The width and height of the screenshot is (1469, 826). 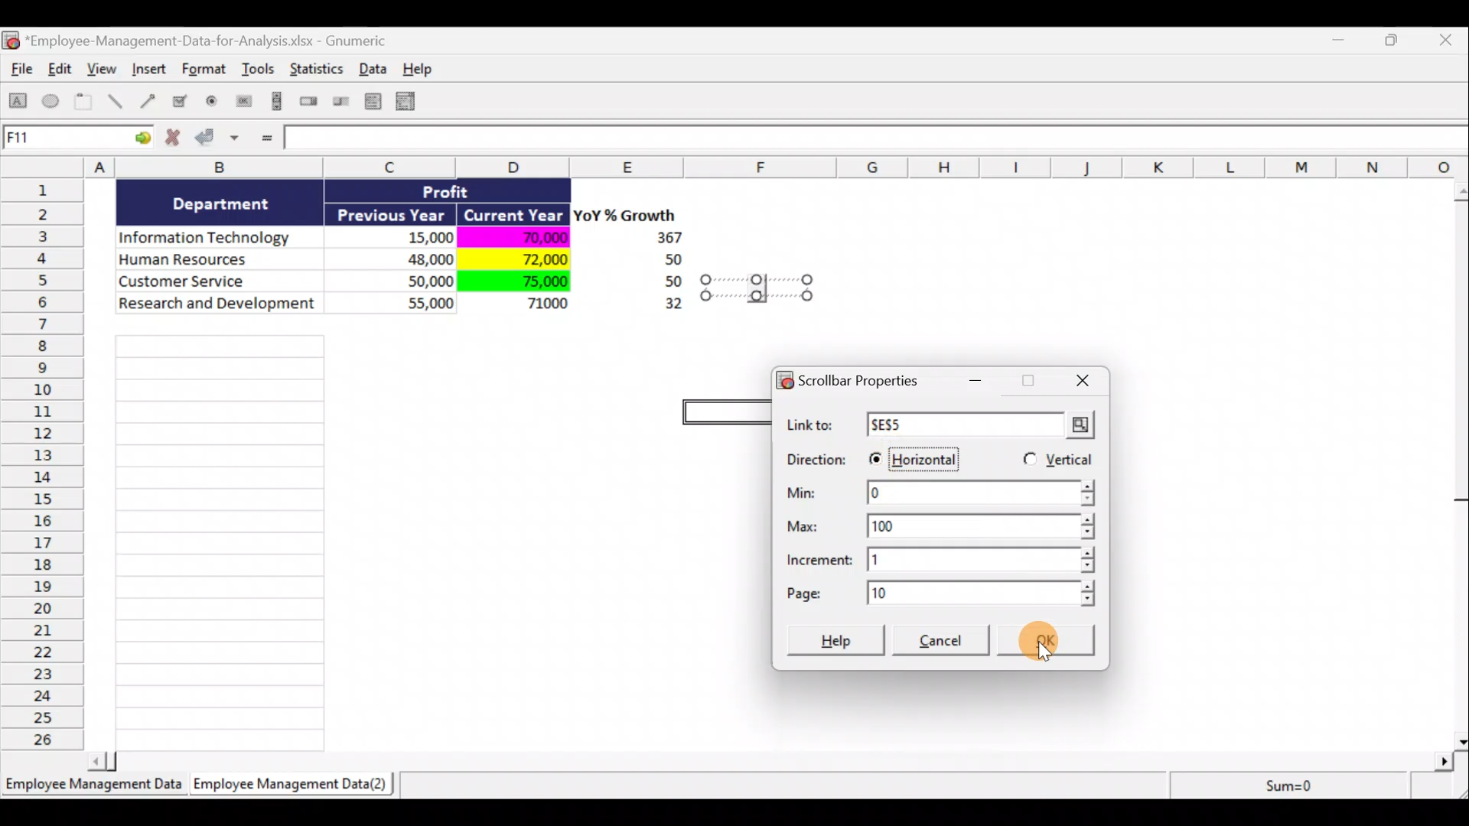 What do you see at coordinates (1057, 462) in the screenshot?
I see `Vertical` at bounding box center [1057, 462].